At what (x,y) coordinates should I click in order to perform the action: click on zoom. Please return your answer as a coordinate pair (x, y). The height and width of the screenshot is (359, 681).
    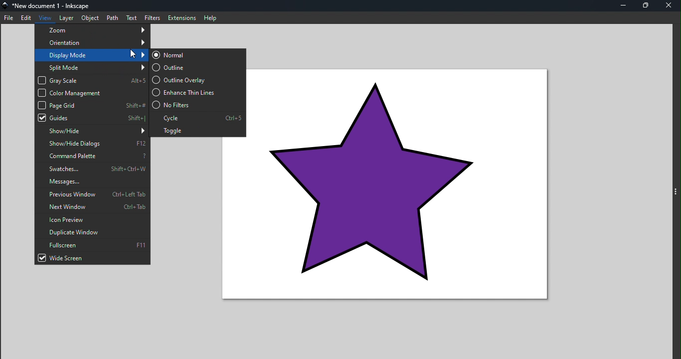
    Looking at the image, I should click on (93, 29).